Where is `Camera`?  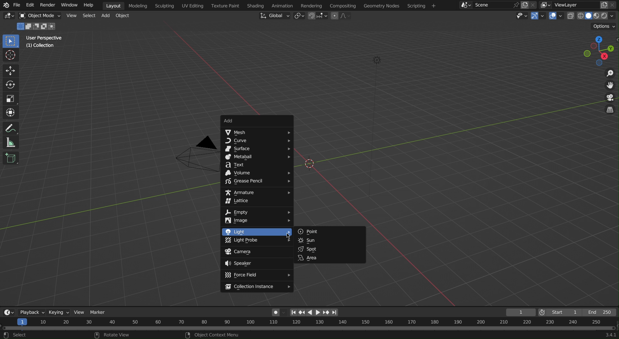
Camera is located at coordinates (257, 252).